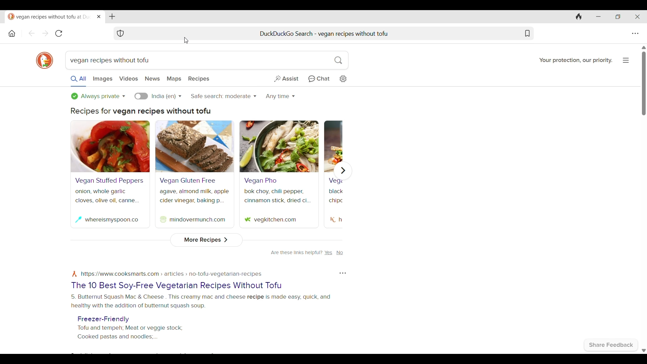 This screenshot has height=364, width=647. What do you see at coordinates (635, 34) in the screenshot?
I see `Browser settings` at bounding box center [635, 34].